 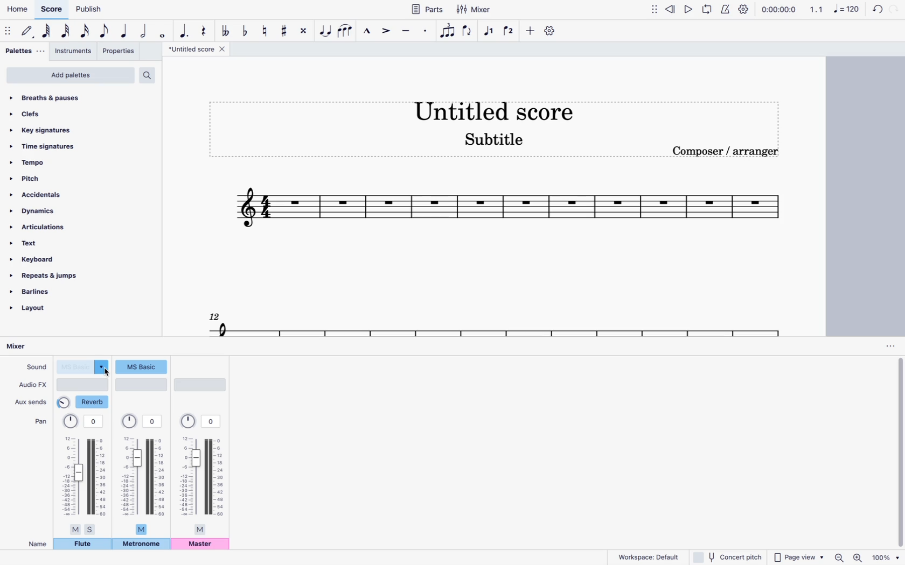 I want to click on properties, so click(x=120, y=52).